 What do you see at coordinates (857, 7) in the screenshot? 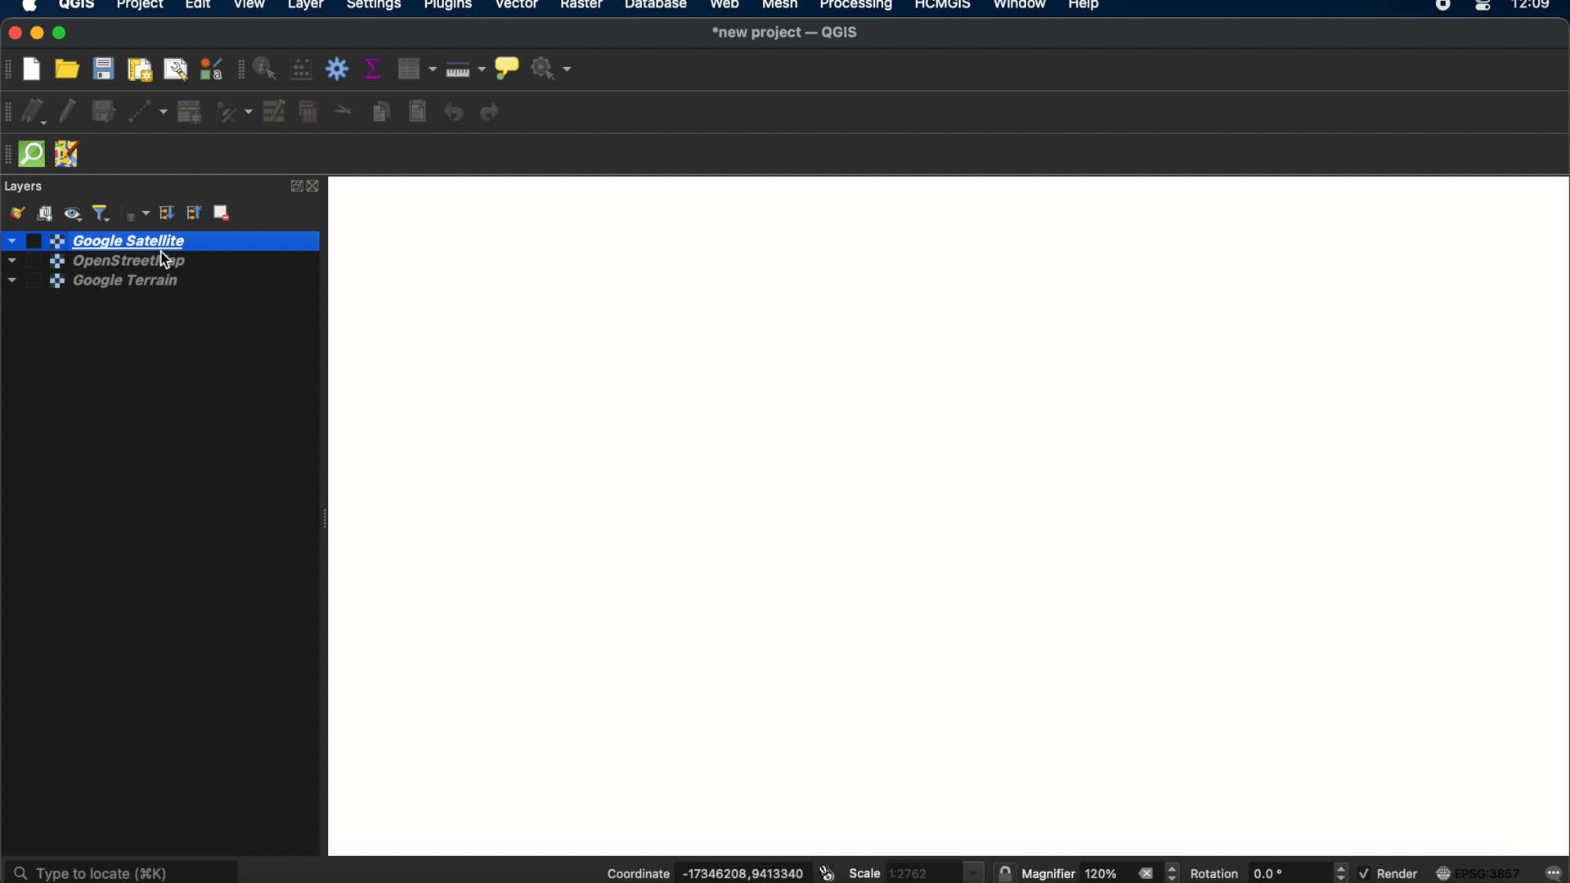
I see `processing` at bounding box center [857, 7].